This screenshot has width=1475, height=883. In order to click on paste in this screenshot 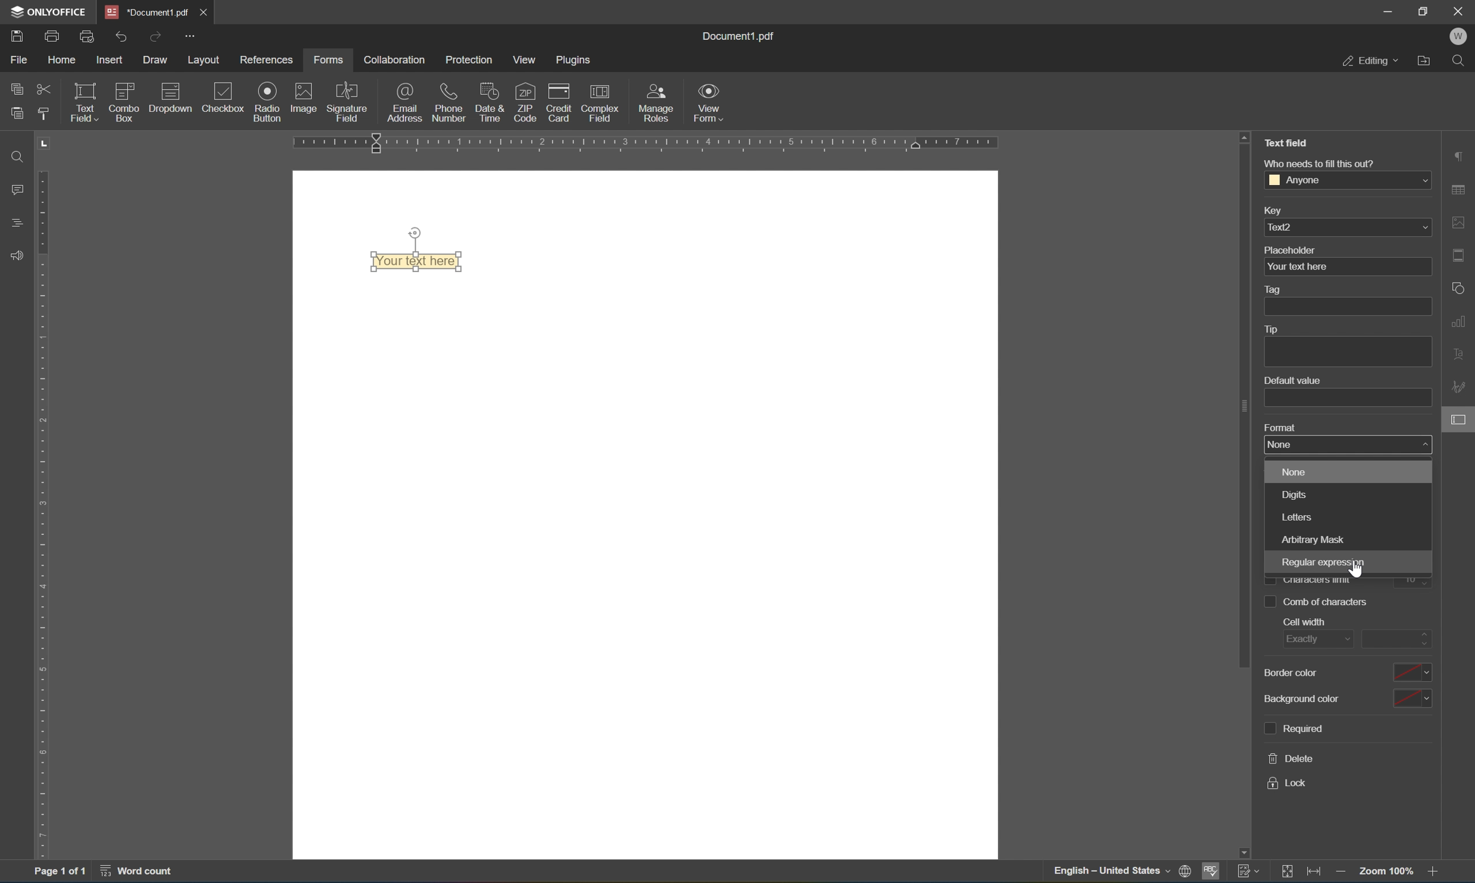, I will do `click(20, 113)`.